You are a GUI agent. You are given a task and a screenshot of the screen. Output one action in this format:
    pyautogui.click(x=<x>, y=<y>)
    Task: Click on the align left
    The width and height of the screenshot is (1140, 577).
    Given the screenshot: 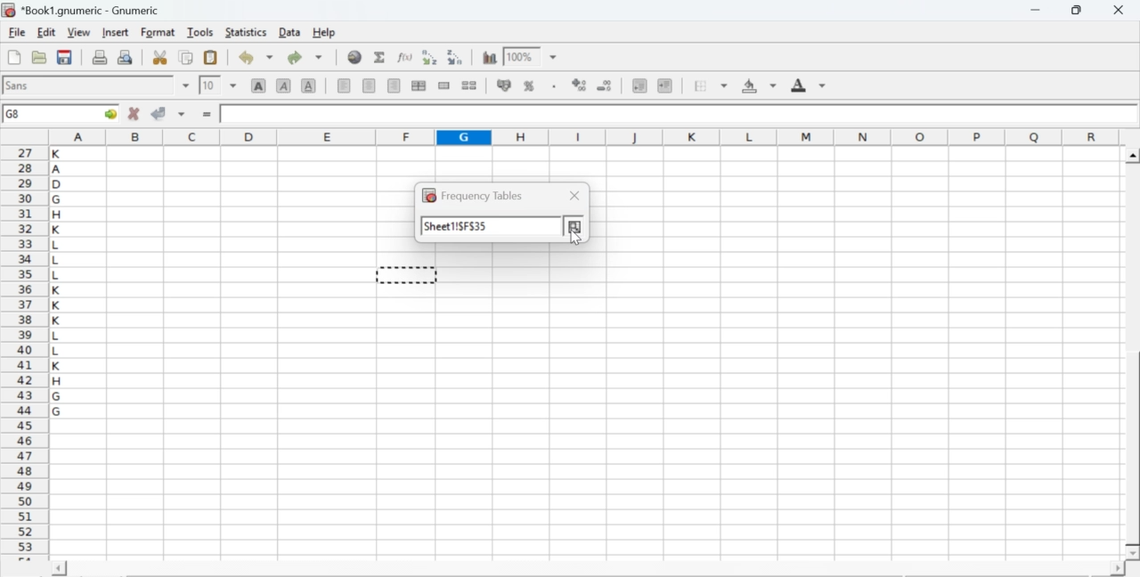 What is the action you would take?
    pyautogui.click(x=344, y=84)
    